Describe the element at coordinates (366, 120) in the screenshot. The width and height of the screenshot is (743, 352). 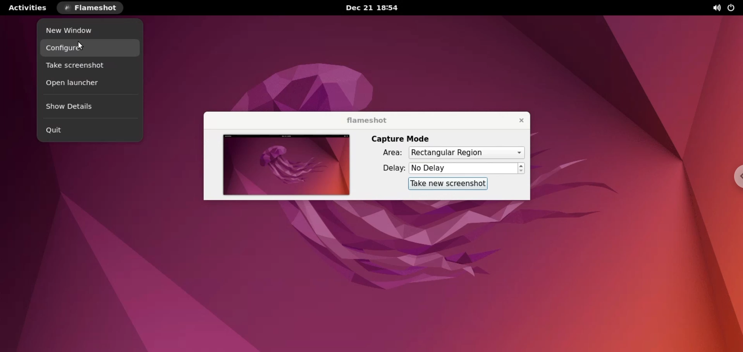
I see `flameshot` at that location.